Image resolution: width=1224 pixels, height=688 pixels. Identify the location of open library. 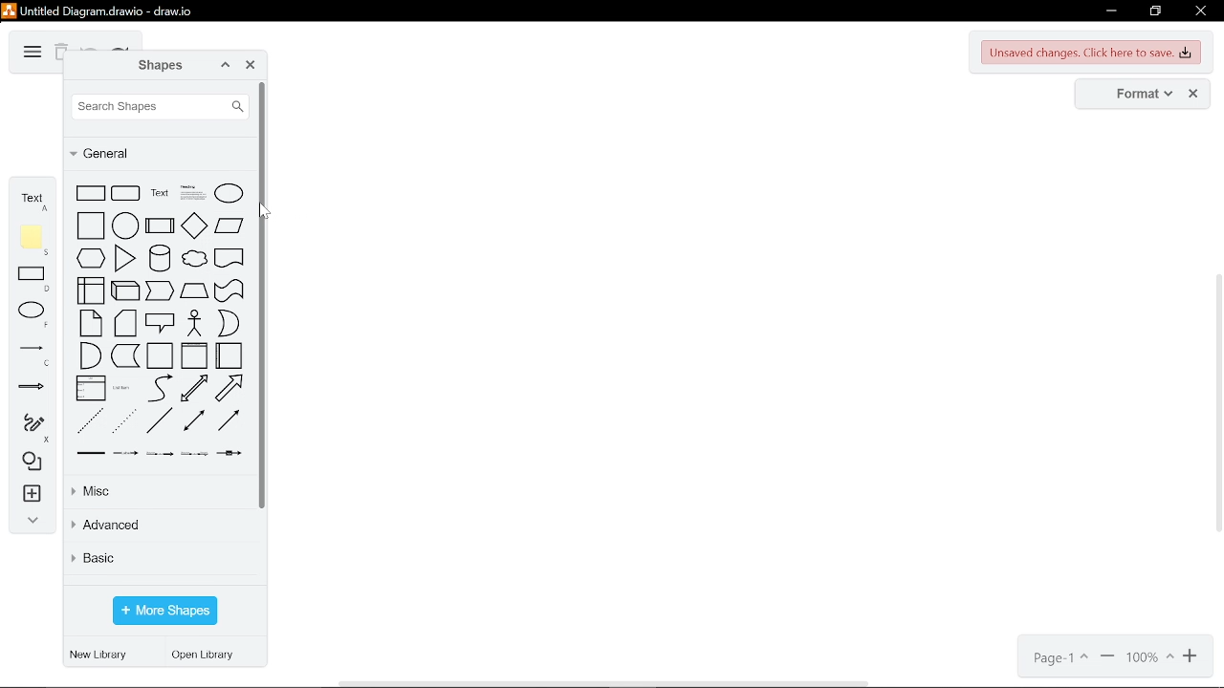
(208, 656).